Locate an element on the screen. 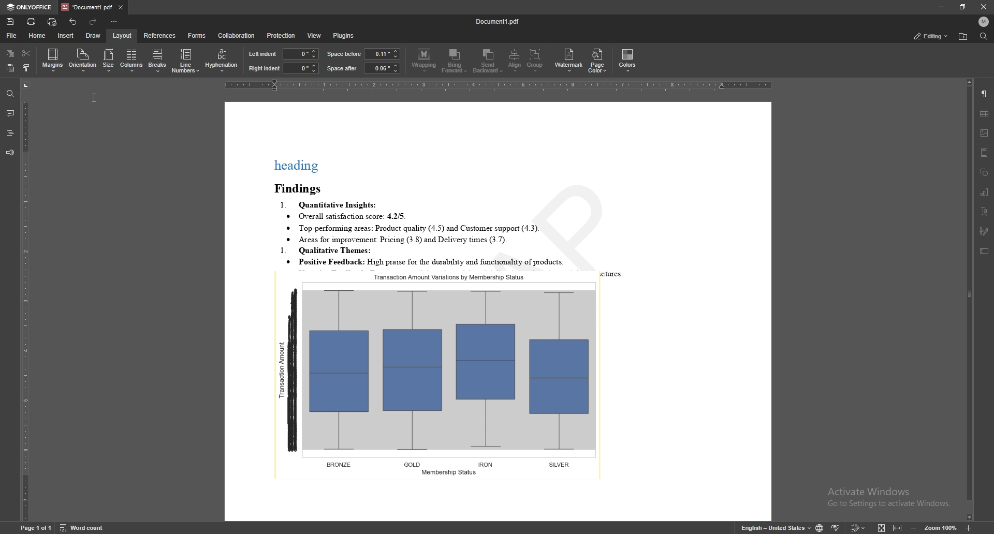  chart is located at coordinates (985, 192).